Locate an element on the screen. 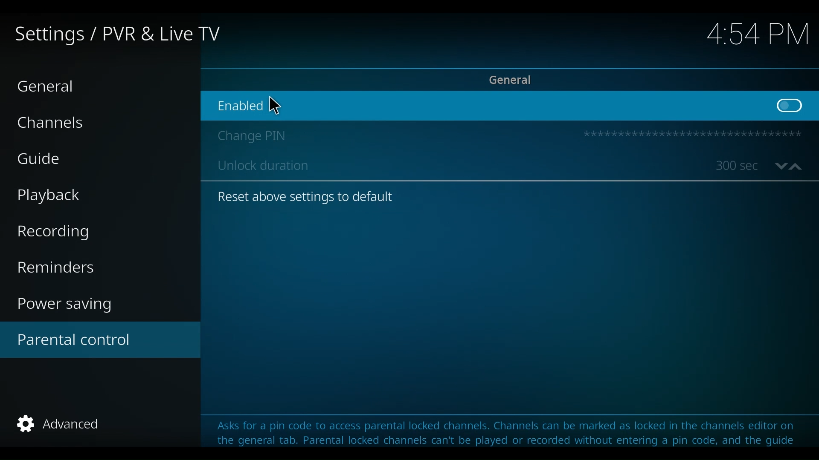  Channels is located at coordinates (48, 124).